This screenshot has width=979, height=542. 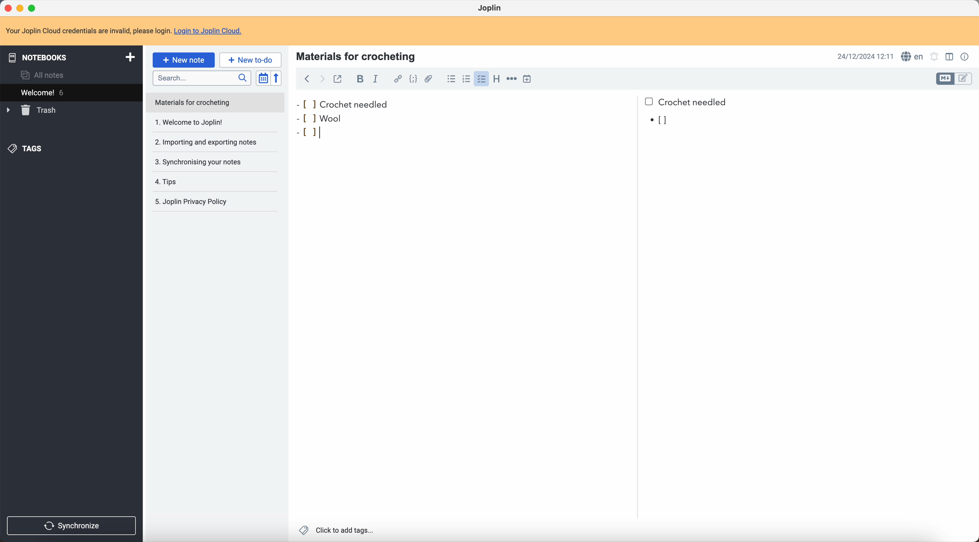 I want to click on date and hour, so click(x=866, y=56).